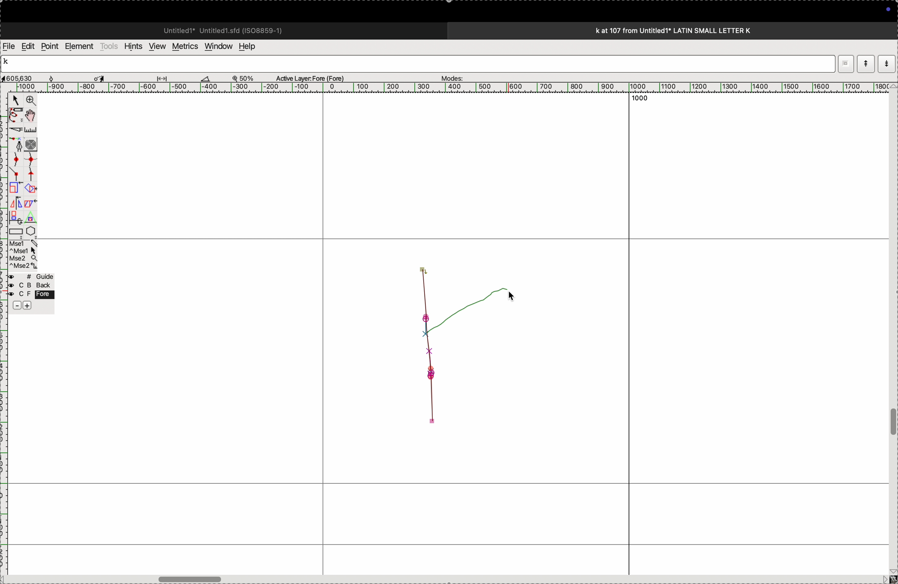  I want to click on pen, so click(16, 115).